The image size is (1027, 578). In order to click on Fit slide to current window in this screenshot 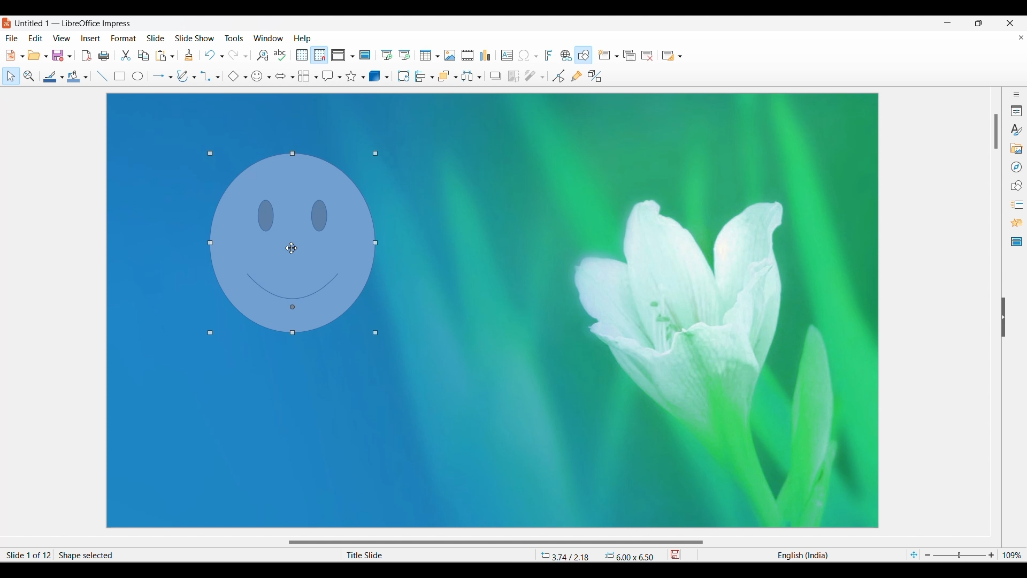, I will do `click(914, 555)`.